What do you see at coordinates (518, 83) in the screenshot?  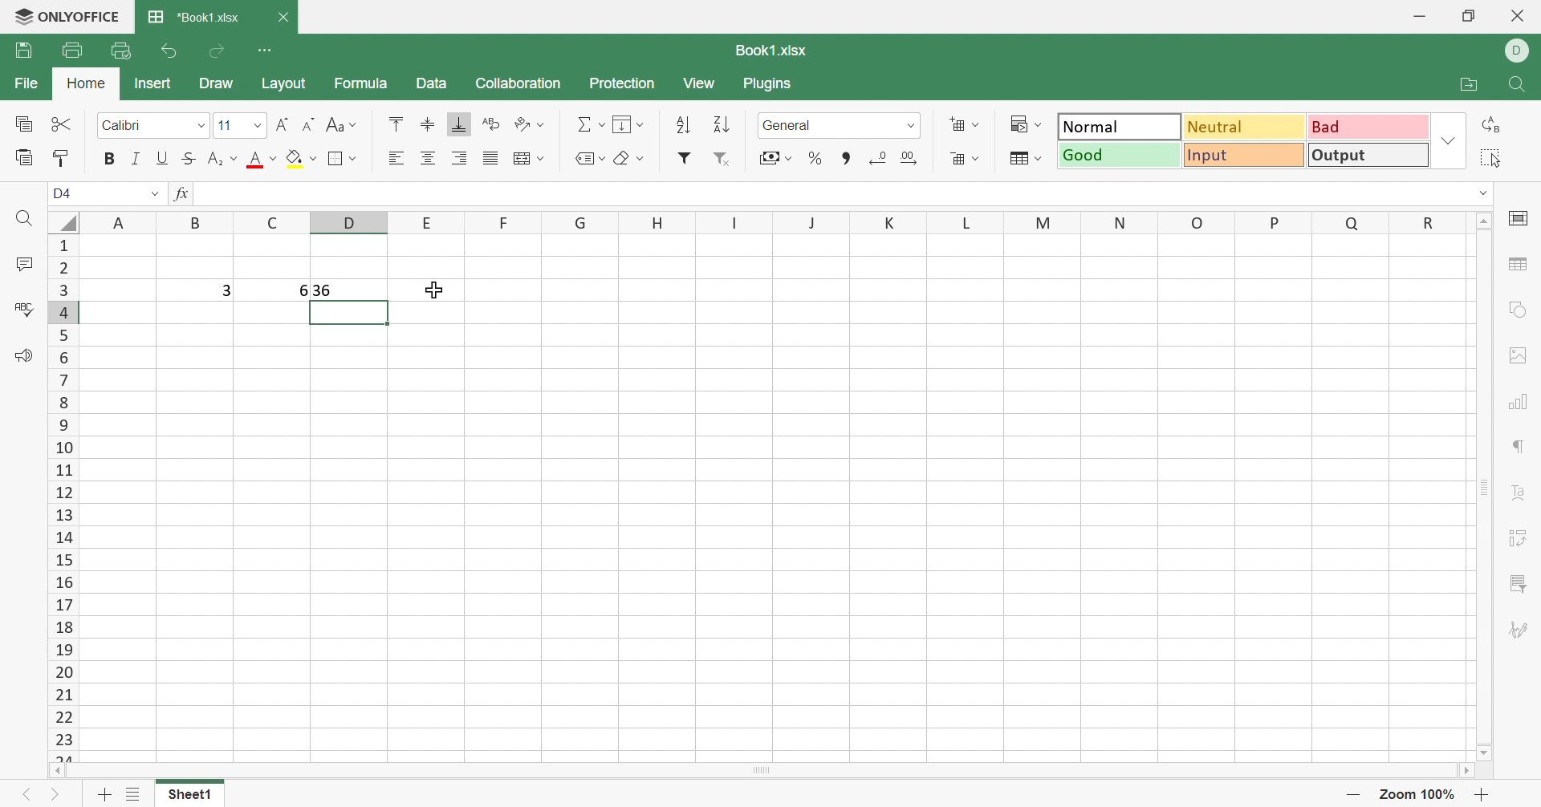 I see `Collaboration` at bounding box center [518, 83].